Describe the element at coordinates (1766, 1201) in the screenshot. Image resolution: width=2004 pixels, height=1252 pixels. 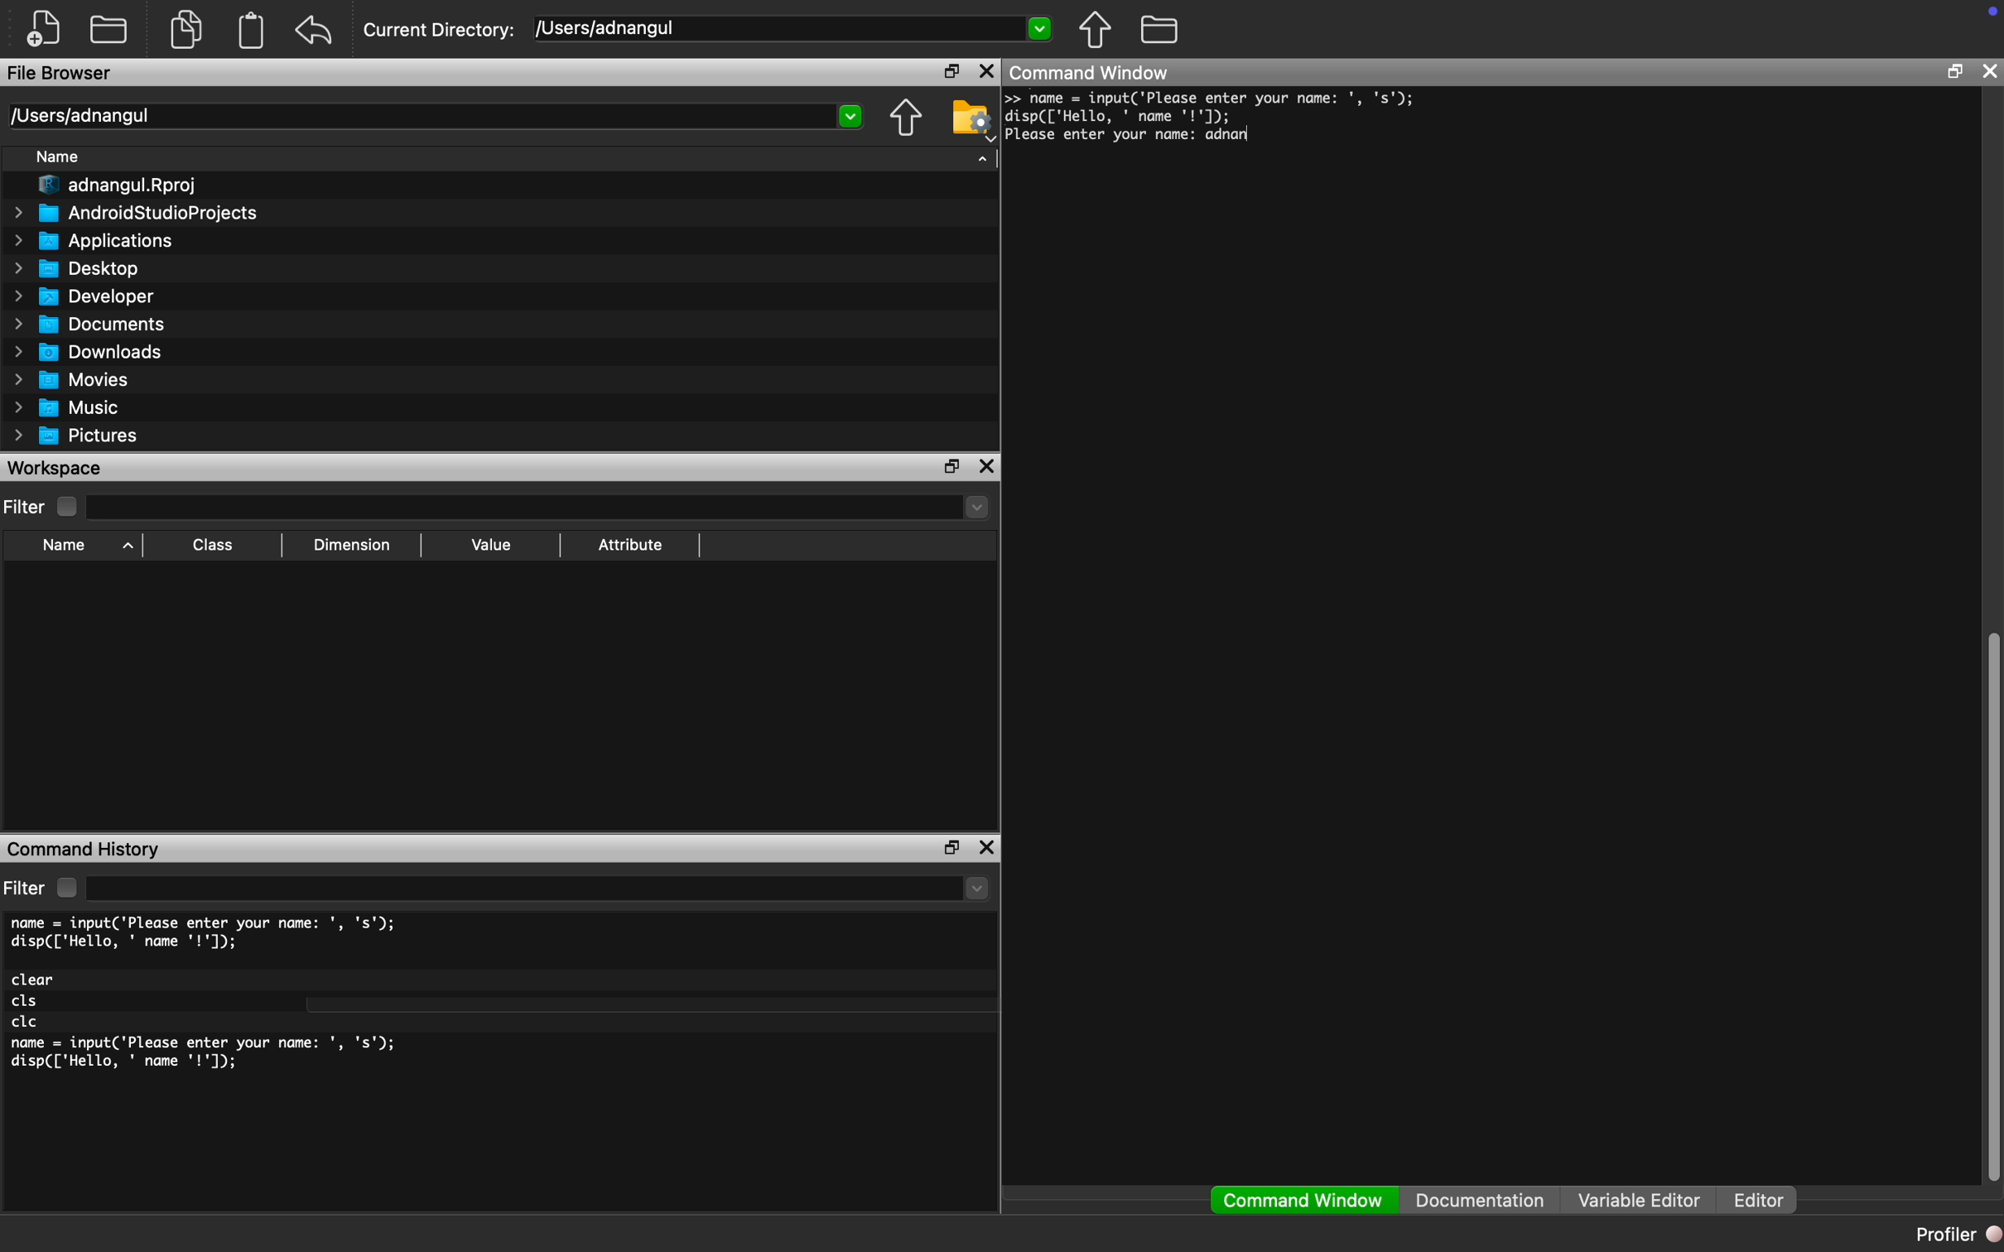
I see `Editor` at that location.